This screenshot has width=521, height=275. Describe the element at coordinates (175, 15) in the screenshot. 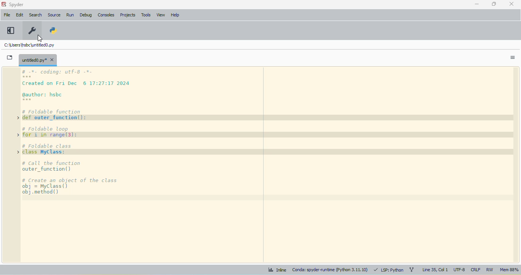

I see `help` at that location.